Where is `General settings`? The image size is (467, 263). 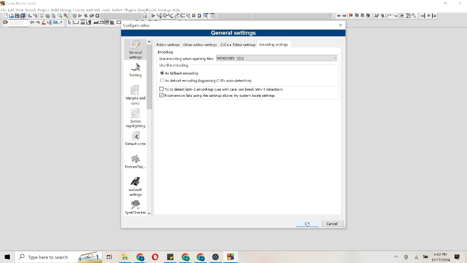 General settings is located at coordinates (235, 33).